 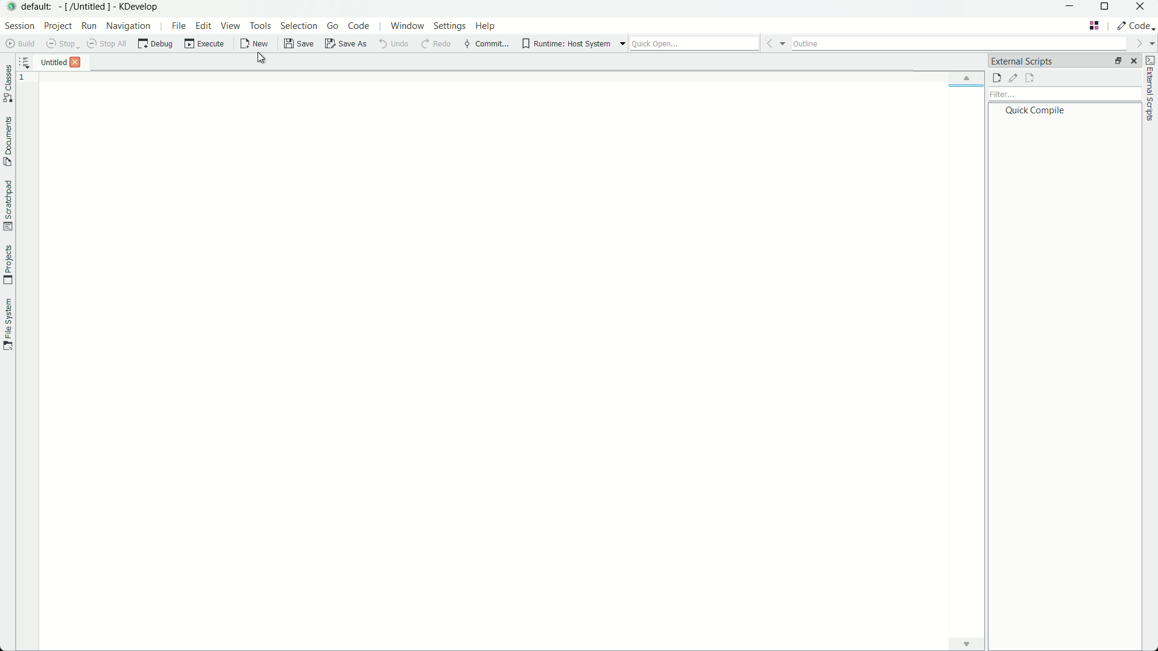 What do you see at coordinates (434, 43) in the screenshot?
I see `redo` at bounding box center [434, 43].